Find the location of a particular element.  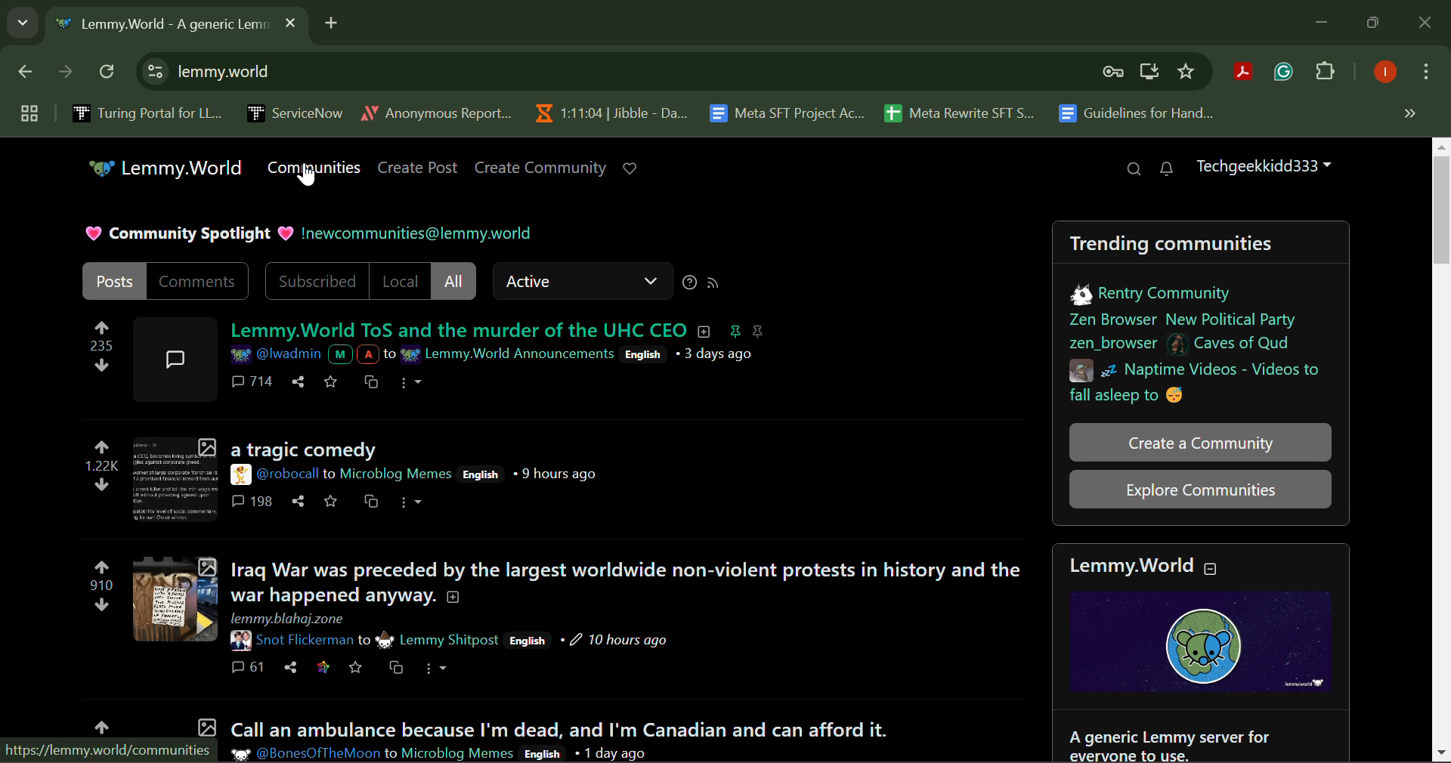

English is located at coordinates (541, 754).